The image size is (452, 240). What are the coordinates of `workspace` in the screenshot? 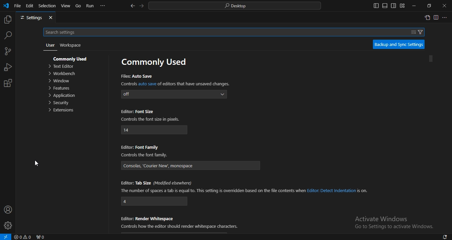 It's located at (72, 45).